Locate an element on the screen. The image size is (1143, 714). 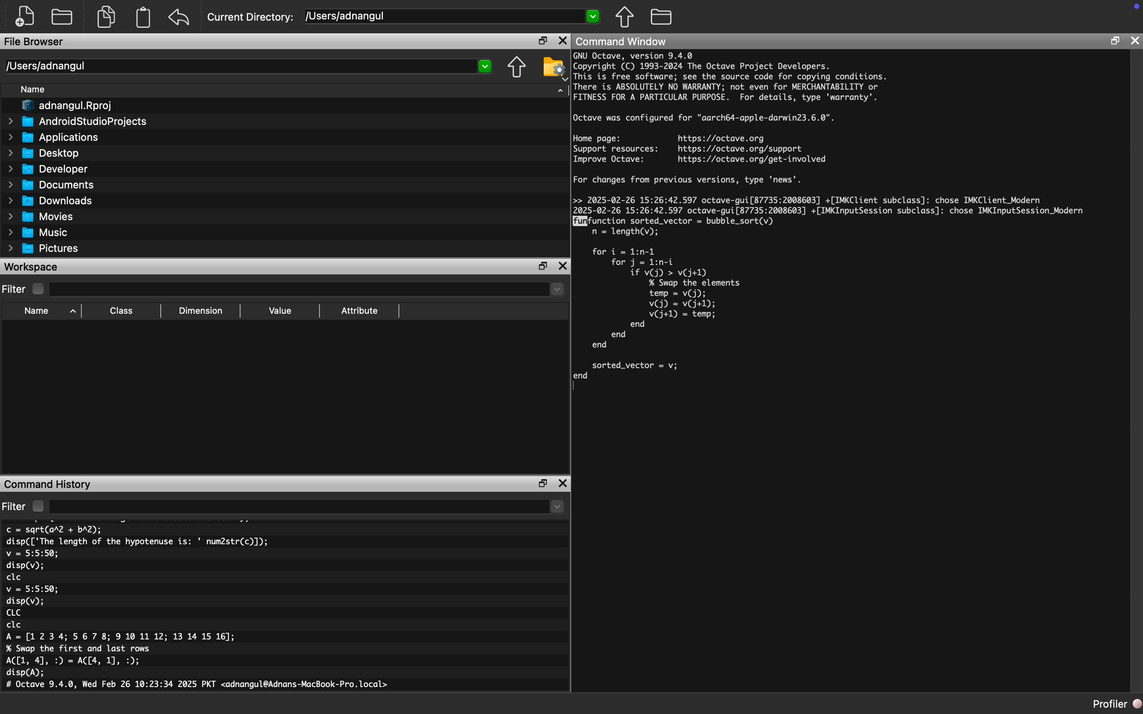
/[Users/adnangul  is located at coordinates (453, 17).